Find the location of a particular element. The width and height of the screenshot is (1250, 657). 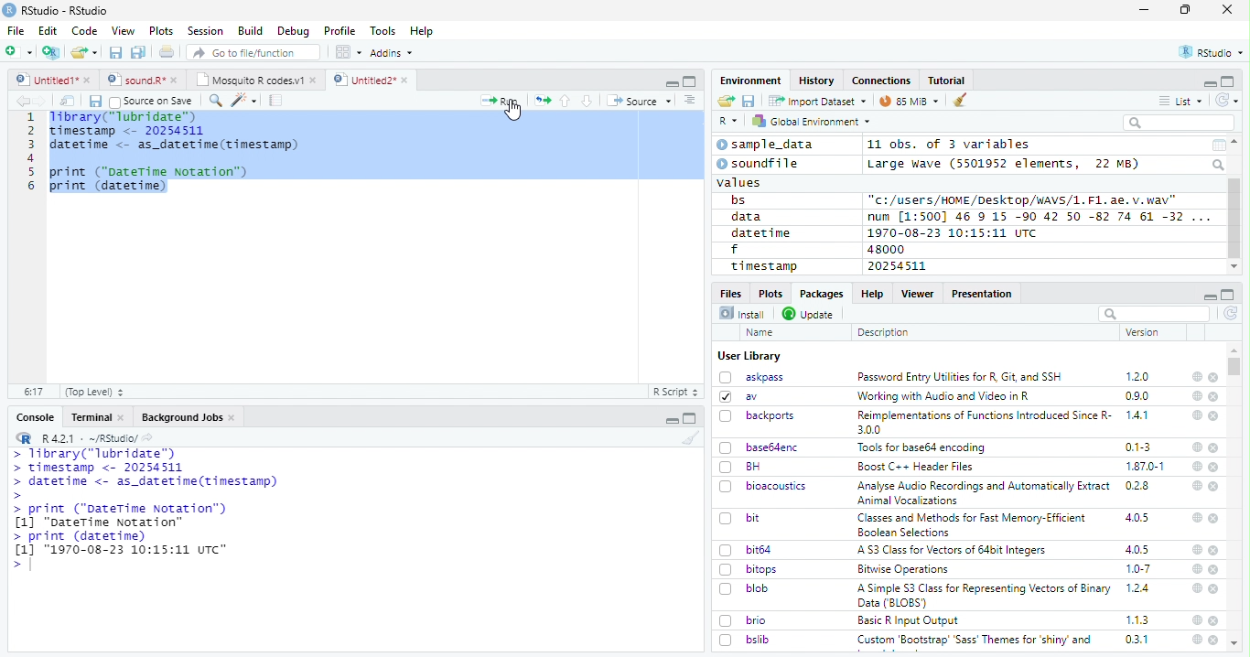

Basic R Input Output is located at coordinates (911, 620).